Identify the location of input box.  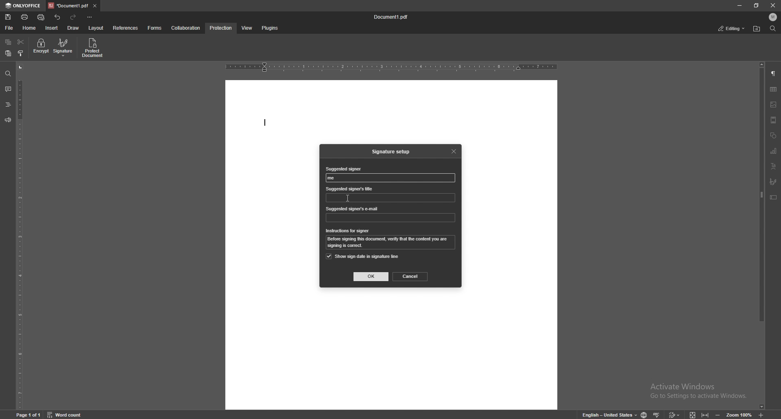
(390, 218).